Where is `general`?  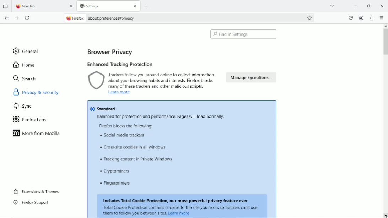 general is located at coordinates (27, 51).